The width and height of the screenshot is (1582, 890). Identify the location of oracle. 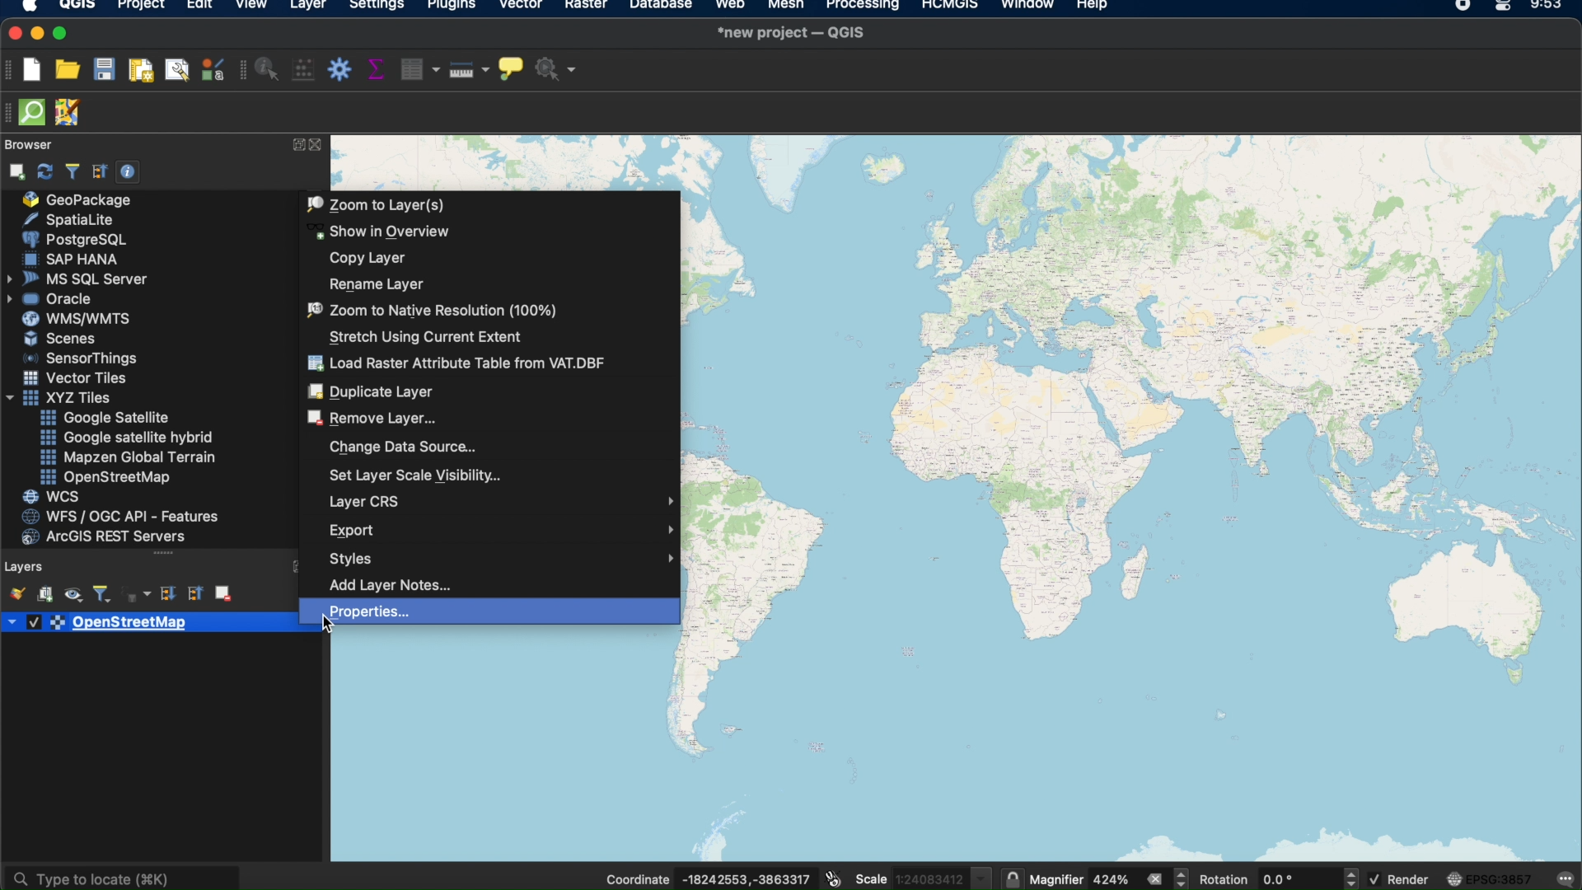
(56, 300).